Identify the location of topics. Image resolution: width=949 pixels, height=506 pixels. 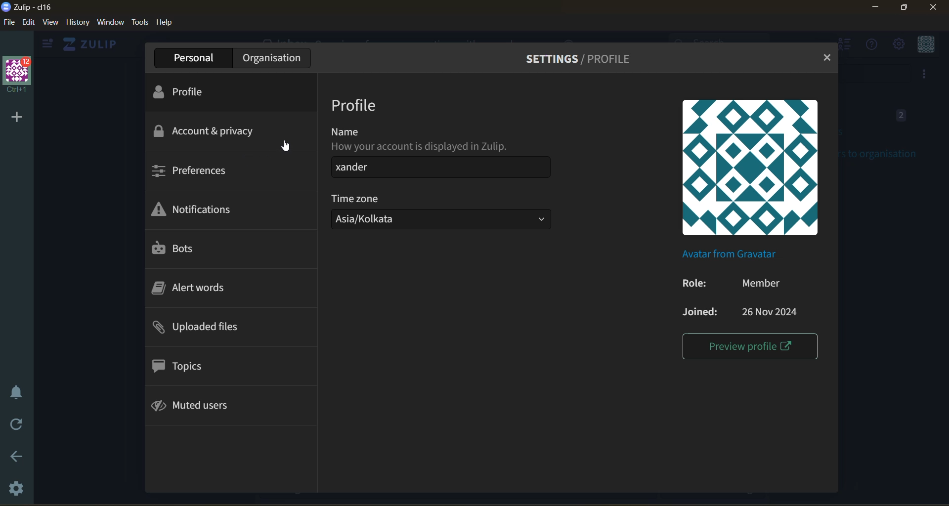
(180, 366).